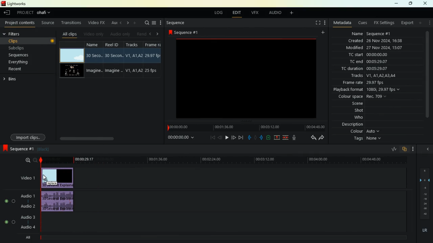 Image resolution: width=433 pixels, height=243 pixels. Describe the element at coordinates (25, 237) in the screenshot. I see `All` at that location.